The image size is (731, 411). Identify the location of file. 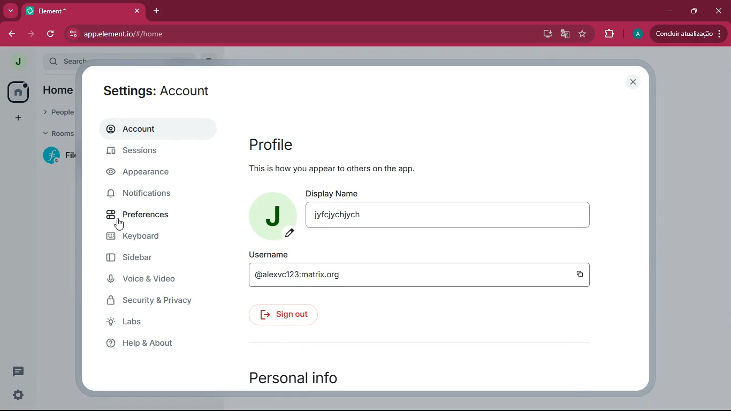
(61, 155).